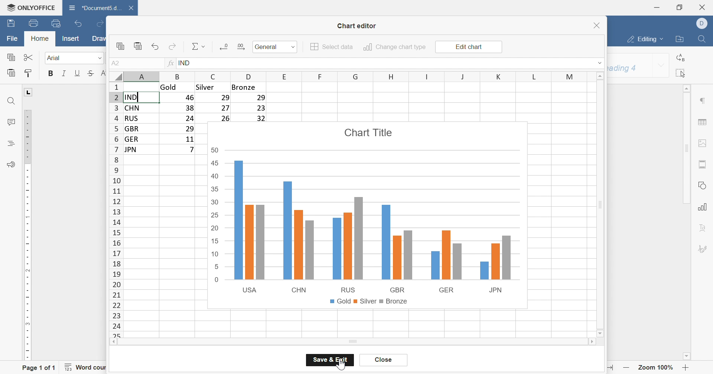  What do you see at coordinates (131, 97) in the screenshot?
I see `IND` at bounding box center [131, 97].